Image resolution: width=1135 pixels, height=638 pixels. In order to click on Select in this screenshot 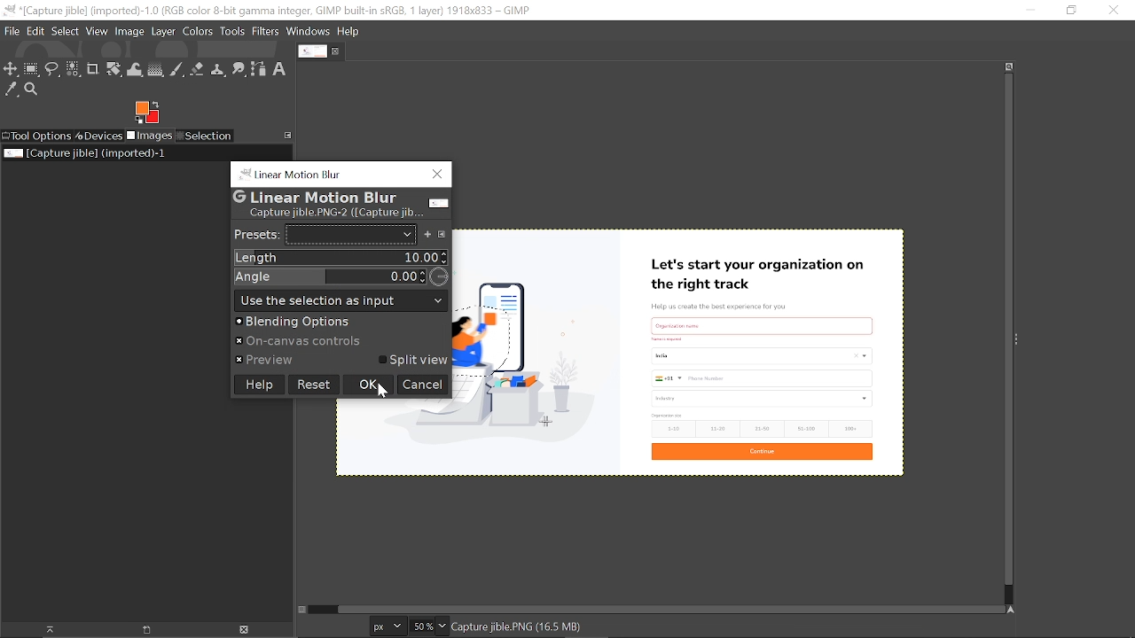, I will do `click(66, 31)`.